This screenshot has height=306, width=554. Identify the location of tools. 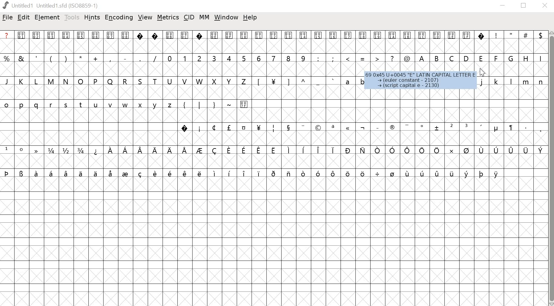
(72, 17).